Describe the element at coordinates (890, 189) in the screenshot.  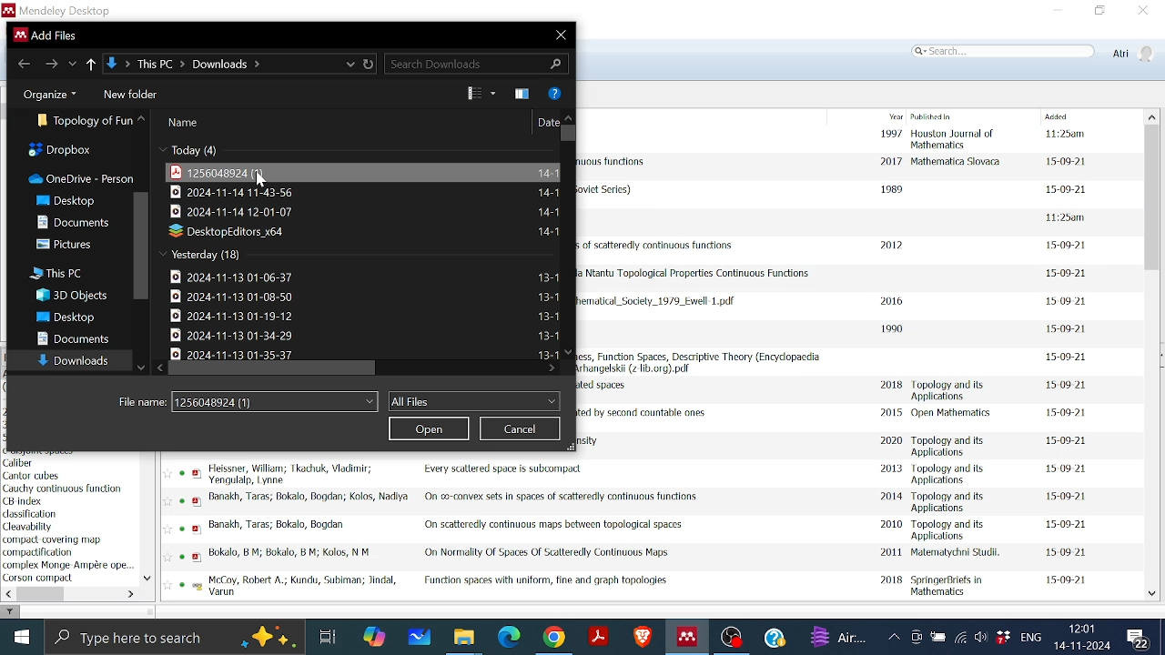
I see `1989` at that location.